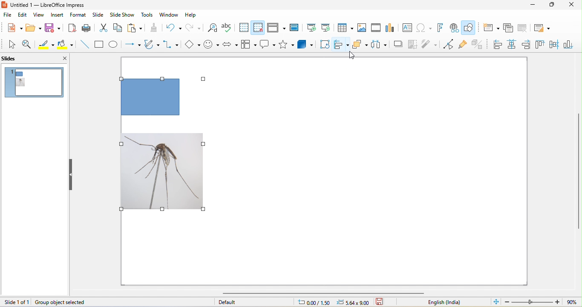 The width and height of the screenshot is (582, 307). Describe the element at coordinates (424, 28) in the screenshot. I see `special character` at that location.